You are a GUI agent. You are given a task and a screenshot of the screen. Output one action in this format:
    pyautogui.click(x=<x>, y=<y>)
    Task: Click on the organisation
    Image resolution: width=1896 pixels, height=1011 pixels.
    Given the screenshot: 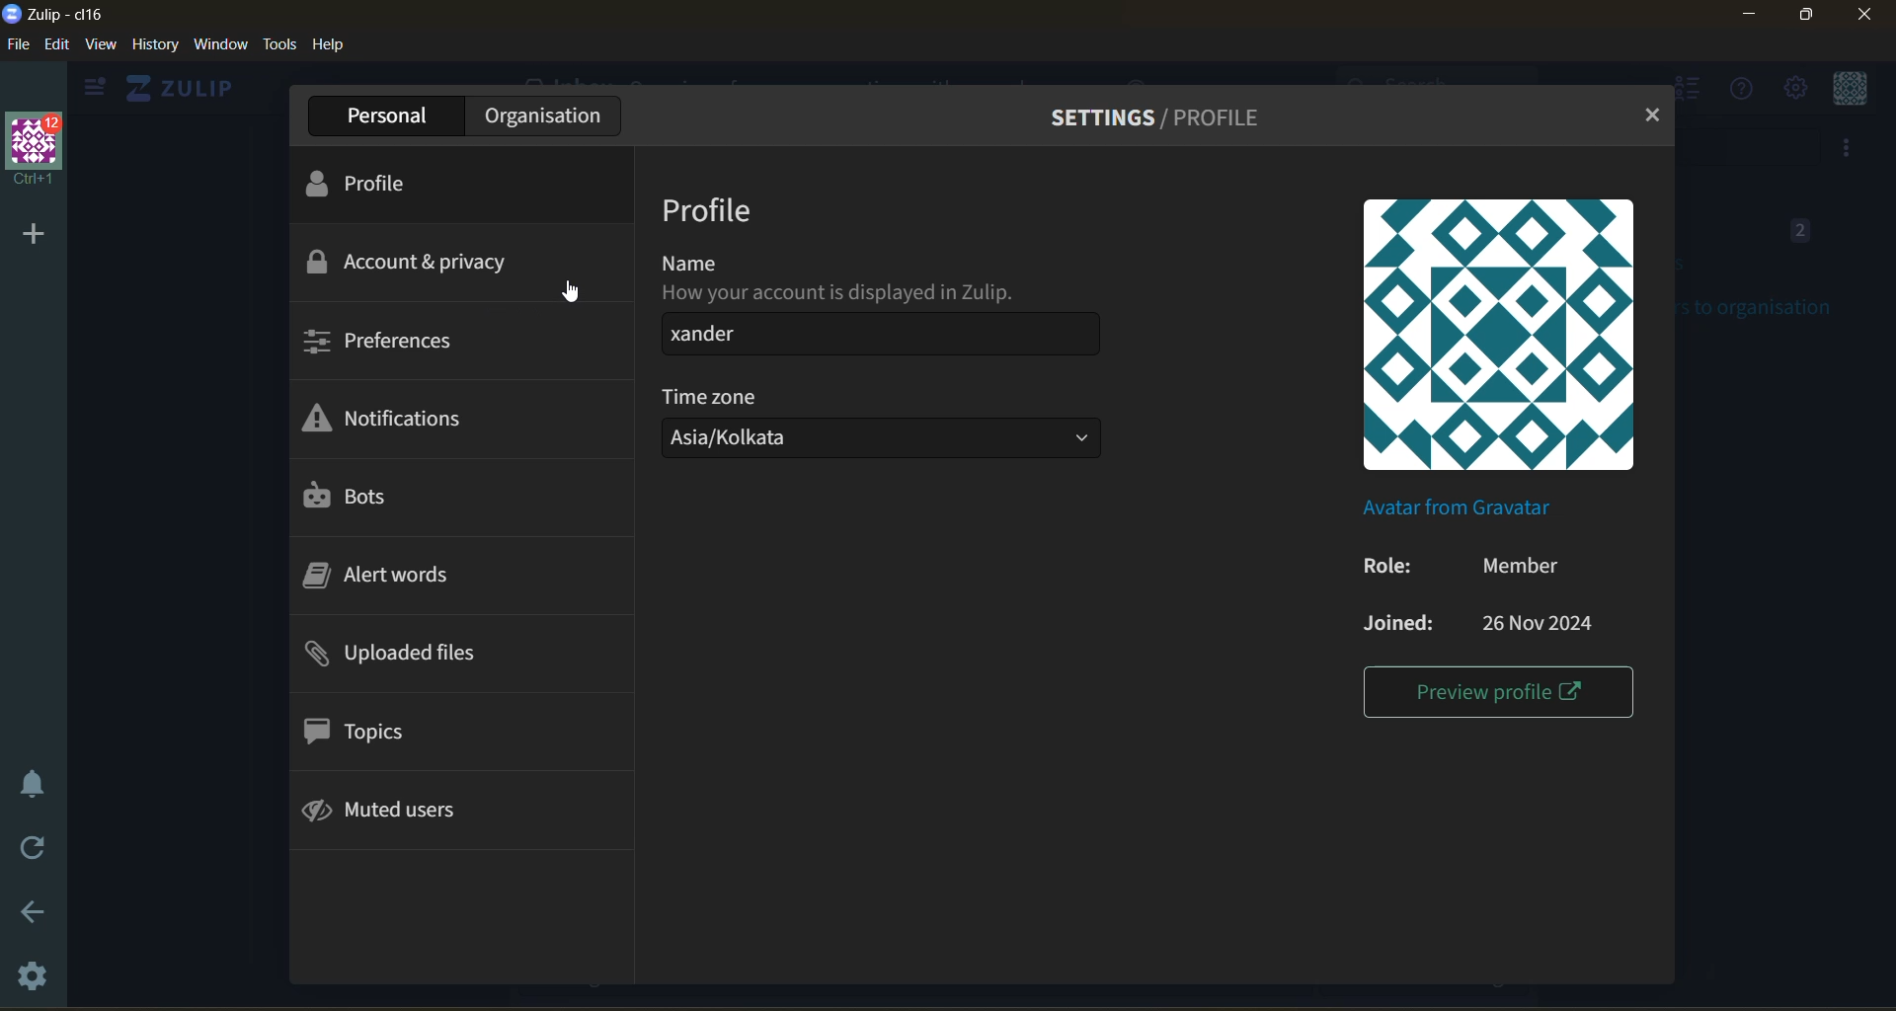 What is the action you would take?
    pyautogui.click(x=542, y=116)
    